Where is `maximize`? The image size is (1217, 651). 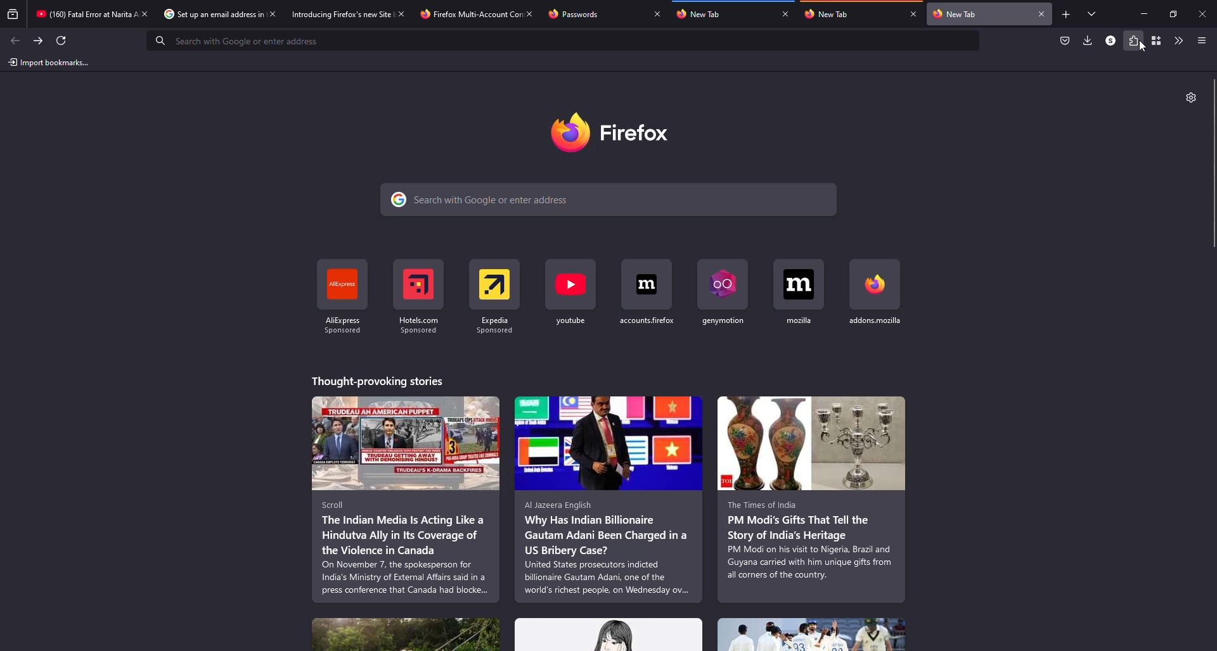
maximize is located at coordinates (1174, 15).